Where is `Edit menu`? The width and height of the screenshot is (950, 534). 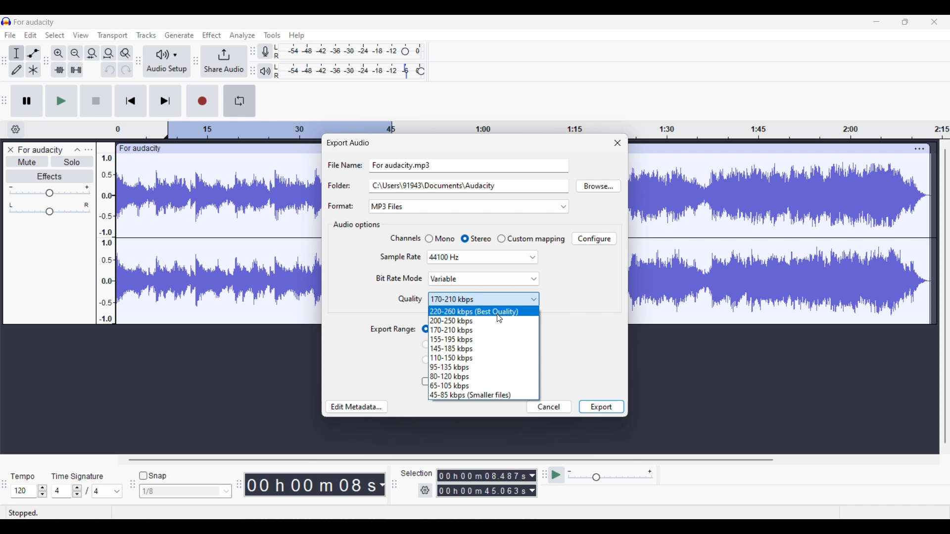
Edit menu is located at coordinates (30, 35).